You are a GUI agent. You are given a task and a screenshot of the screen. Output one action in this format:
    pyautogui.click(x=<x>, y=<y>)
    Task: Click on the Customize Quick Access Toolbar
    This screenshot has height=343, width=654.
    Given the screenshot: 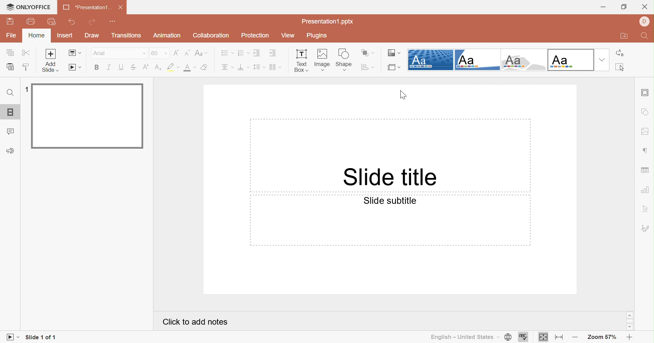 What is the action you would take?
    pyautogui.click(x=114, y=21)
    